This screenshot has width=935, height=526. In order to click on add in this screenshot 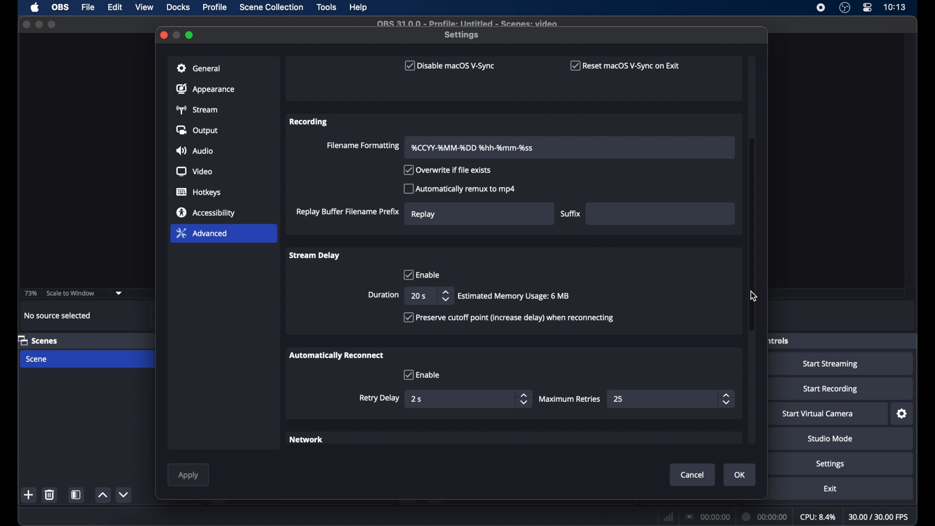, I will do `click(29, 494)`.